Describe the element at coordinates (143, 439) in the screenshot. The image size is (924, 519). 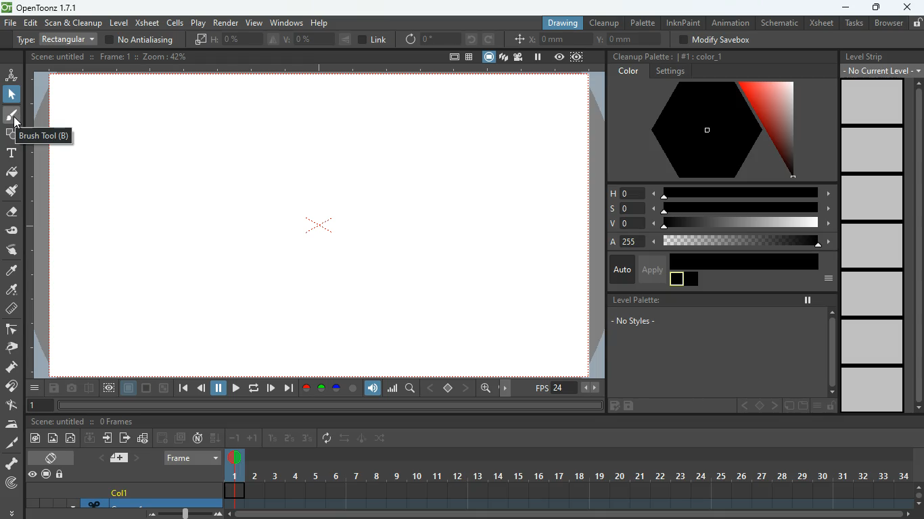
I see `graphic` at that location.